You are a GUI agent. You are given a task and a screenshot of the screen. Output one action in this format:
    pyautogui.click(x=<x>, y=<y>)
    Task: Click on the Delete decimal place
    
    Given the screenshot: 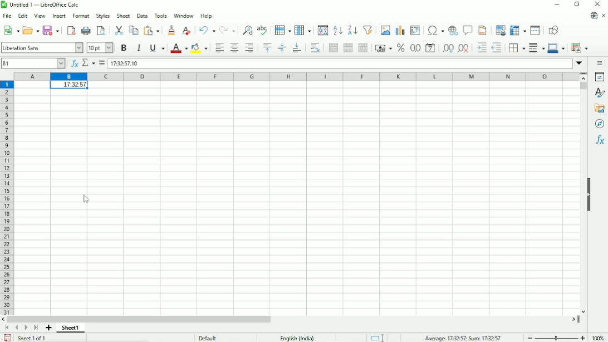 What is the action you would take?
    pyautogui.click(x=464, y=48)
    